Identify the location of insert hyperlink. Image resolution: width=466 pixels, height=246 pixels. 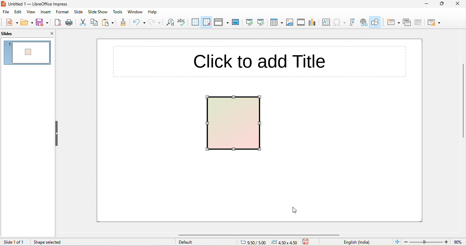
(363, 22).